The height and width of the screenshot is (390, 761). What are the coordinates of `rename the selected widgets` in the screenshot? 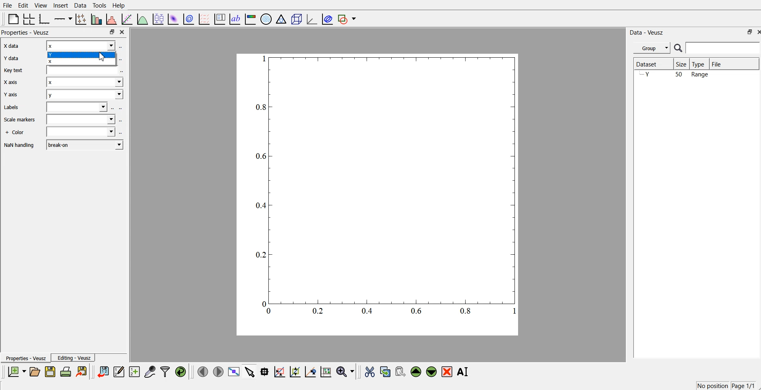 It's located at (463, 372).